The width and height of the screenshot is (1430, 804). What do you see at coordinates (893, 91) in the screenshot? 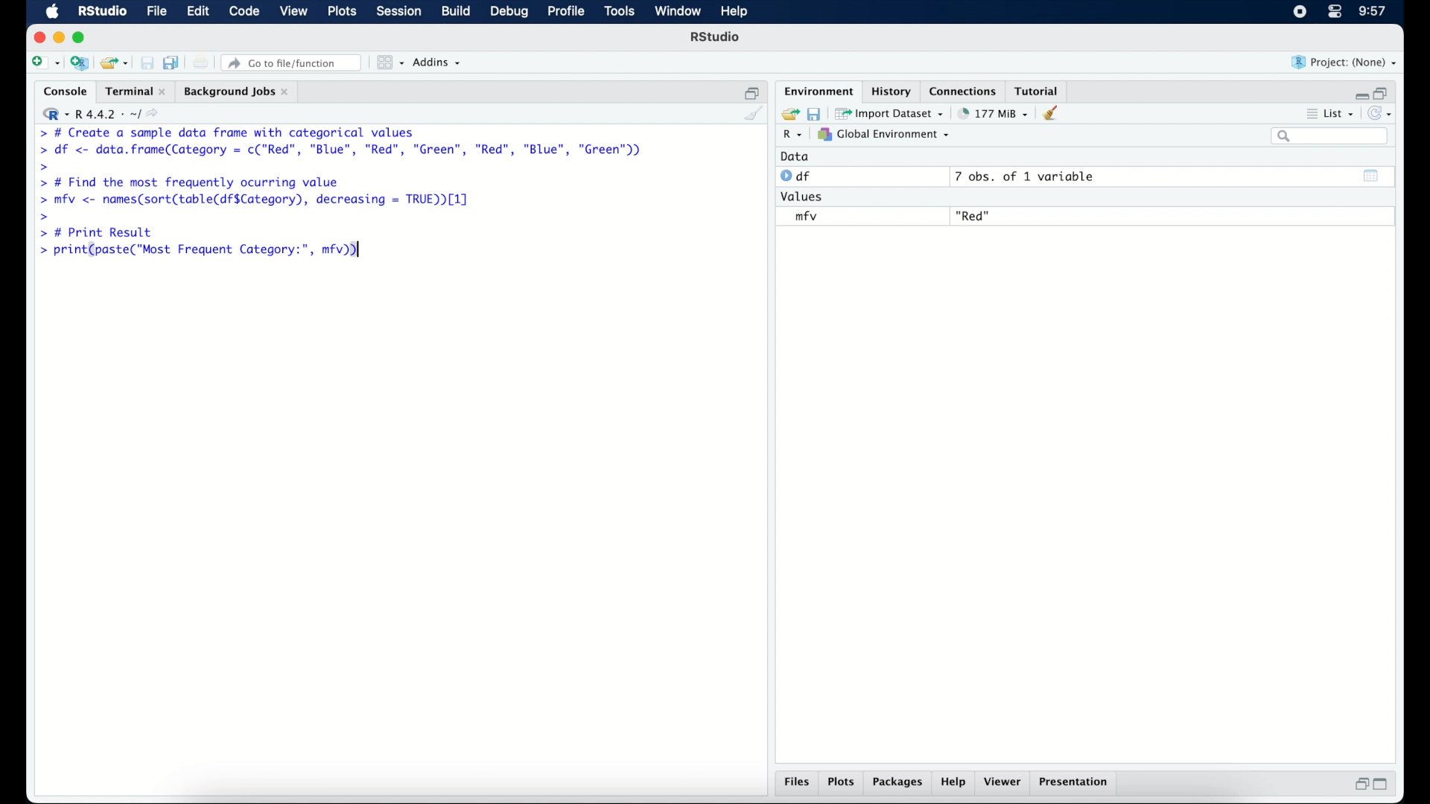
I see `history` at bounding box center [893, 91].